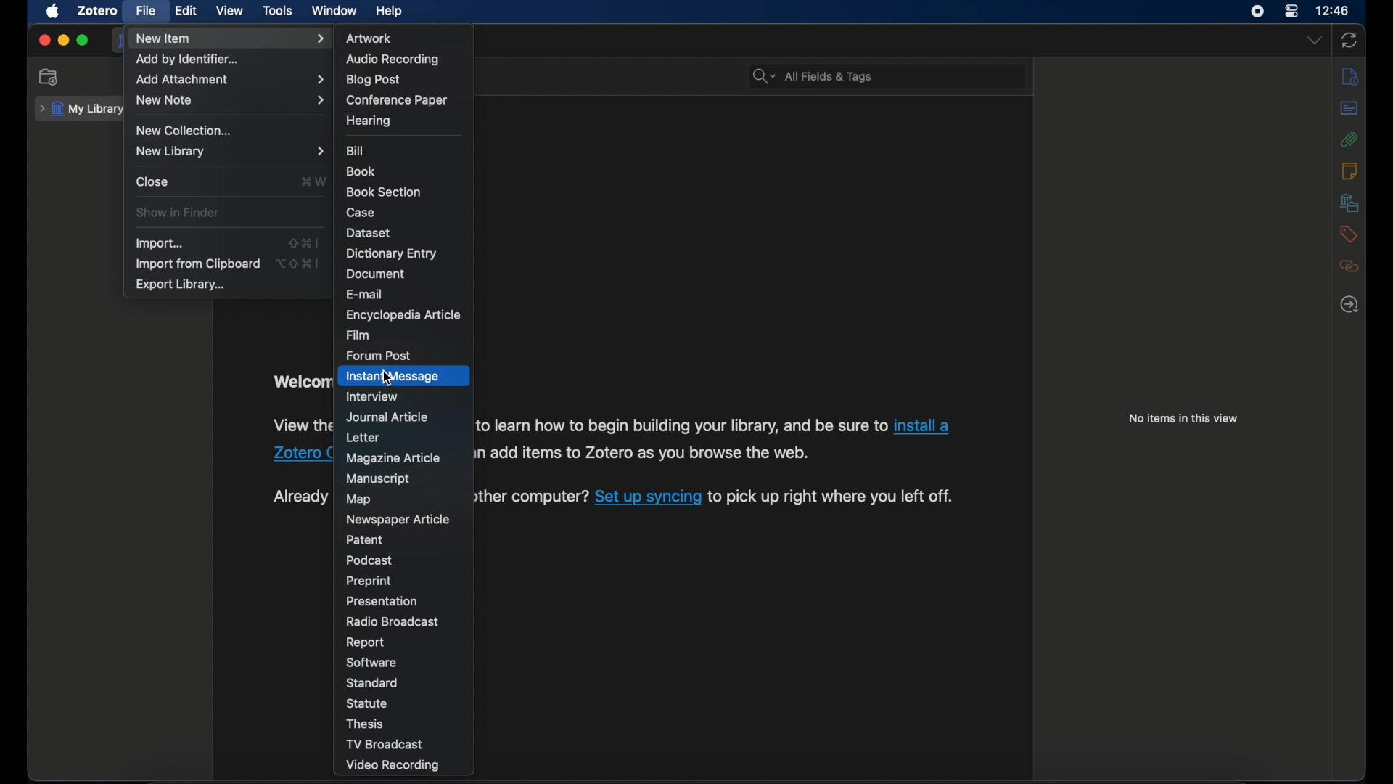  I want to click on blogpost, so click(373, 81).